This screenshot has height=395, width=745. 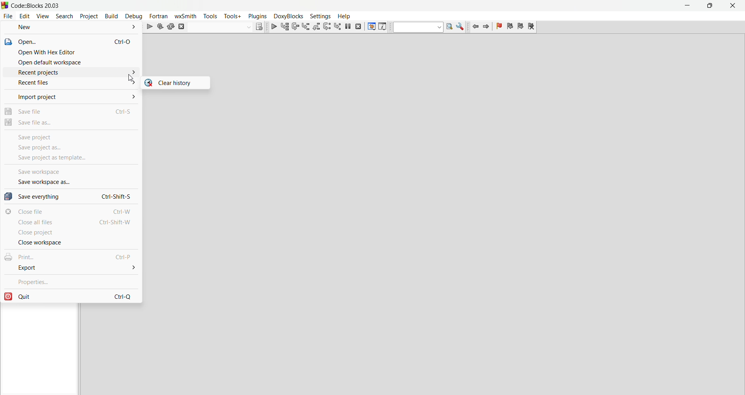 What do you see at coordinates (461, 28) in the screenshot?
I see `show options window` at bounding box center [461, 28].